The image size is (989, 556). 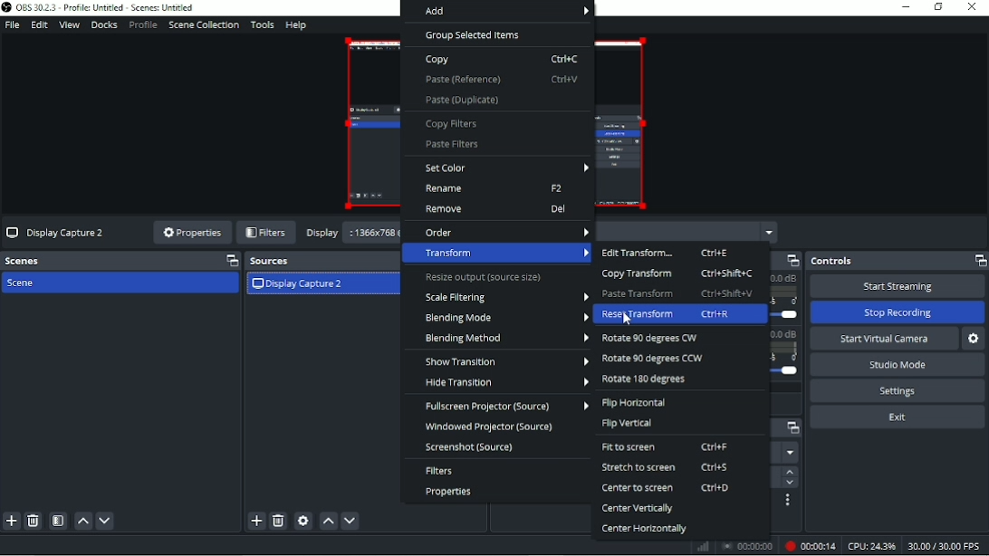 I want to click on OBS 30.2.3 - Profile: Untitled - Scenes: Untitled, so click(x=110, y=7).